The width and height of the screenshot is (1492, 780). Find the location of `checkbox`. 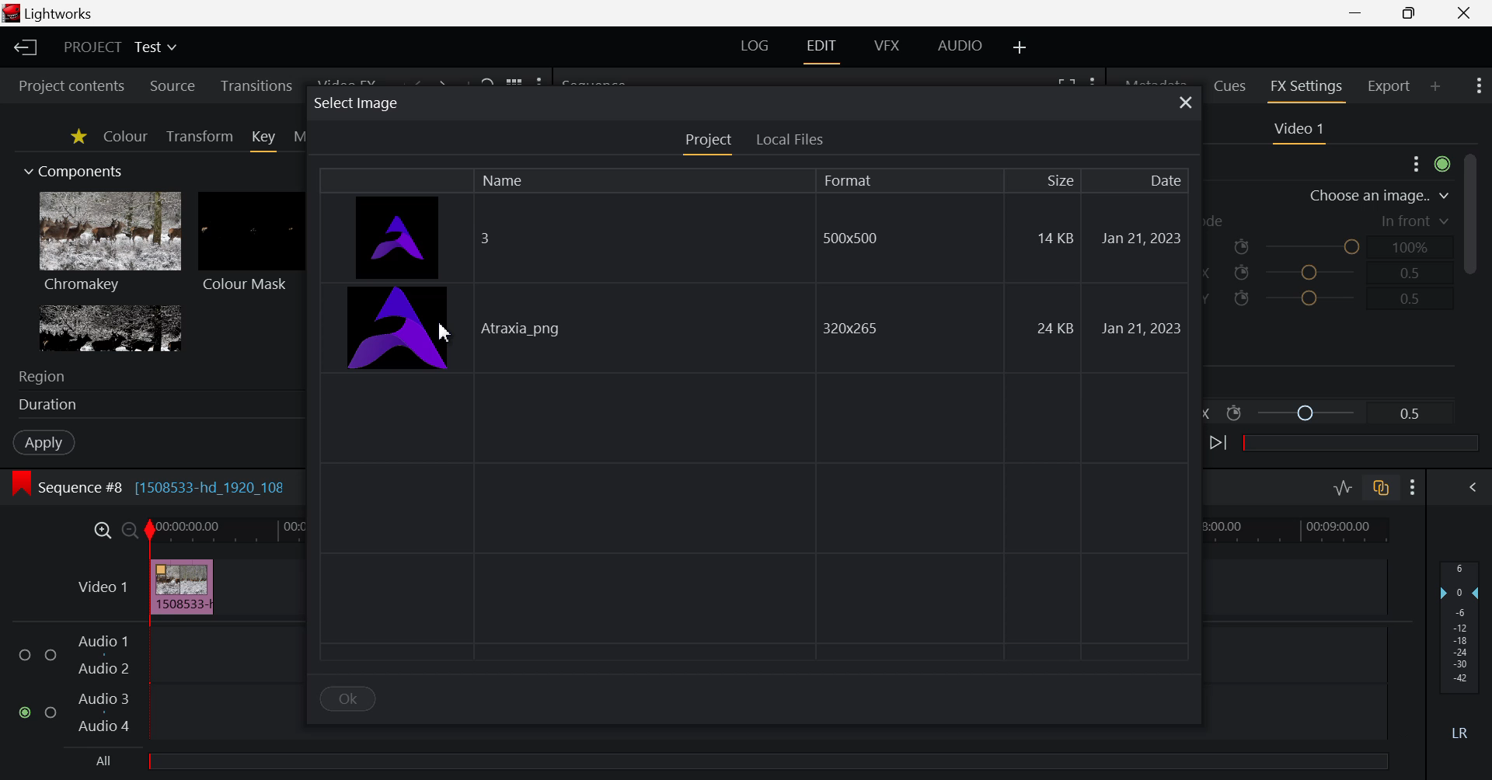

checkbox is located at coordinates (51, 712).